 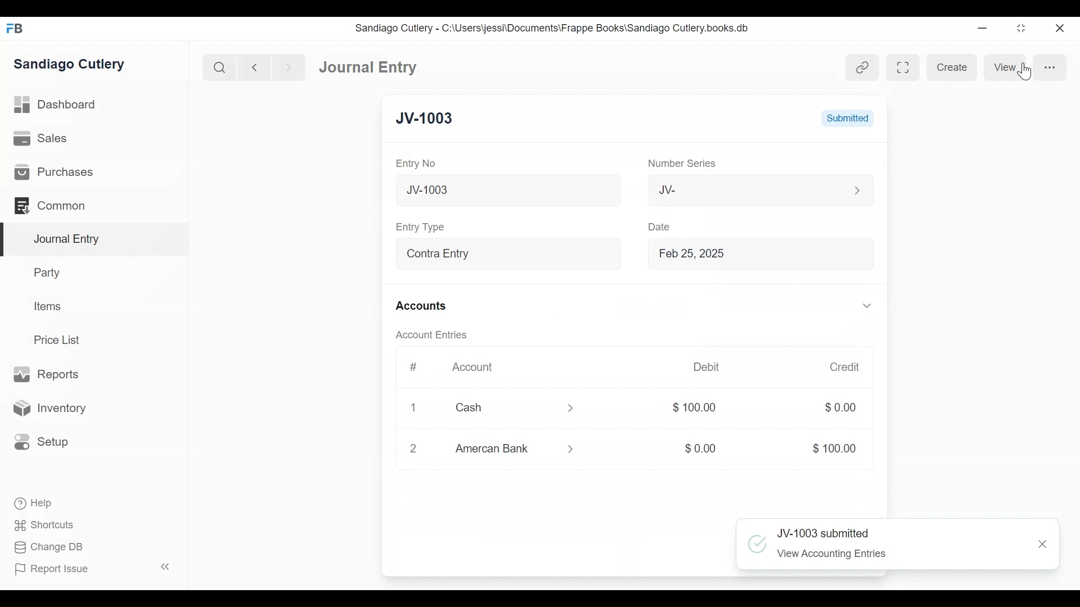 What do you see at coordinates (657, 227) in the screenshot?
I see `Date` at bounding box center [657, 227].